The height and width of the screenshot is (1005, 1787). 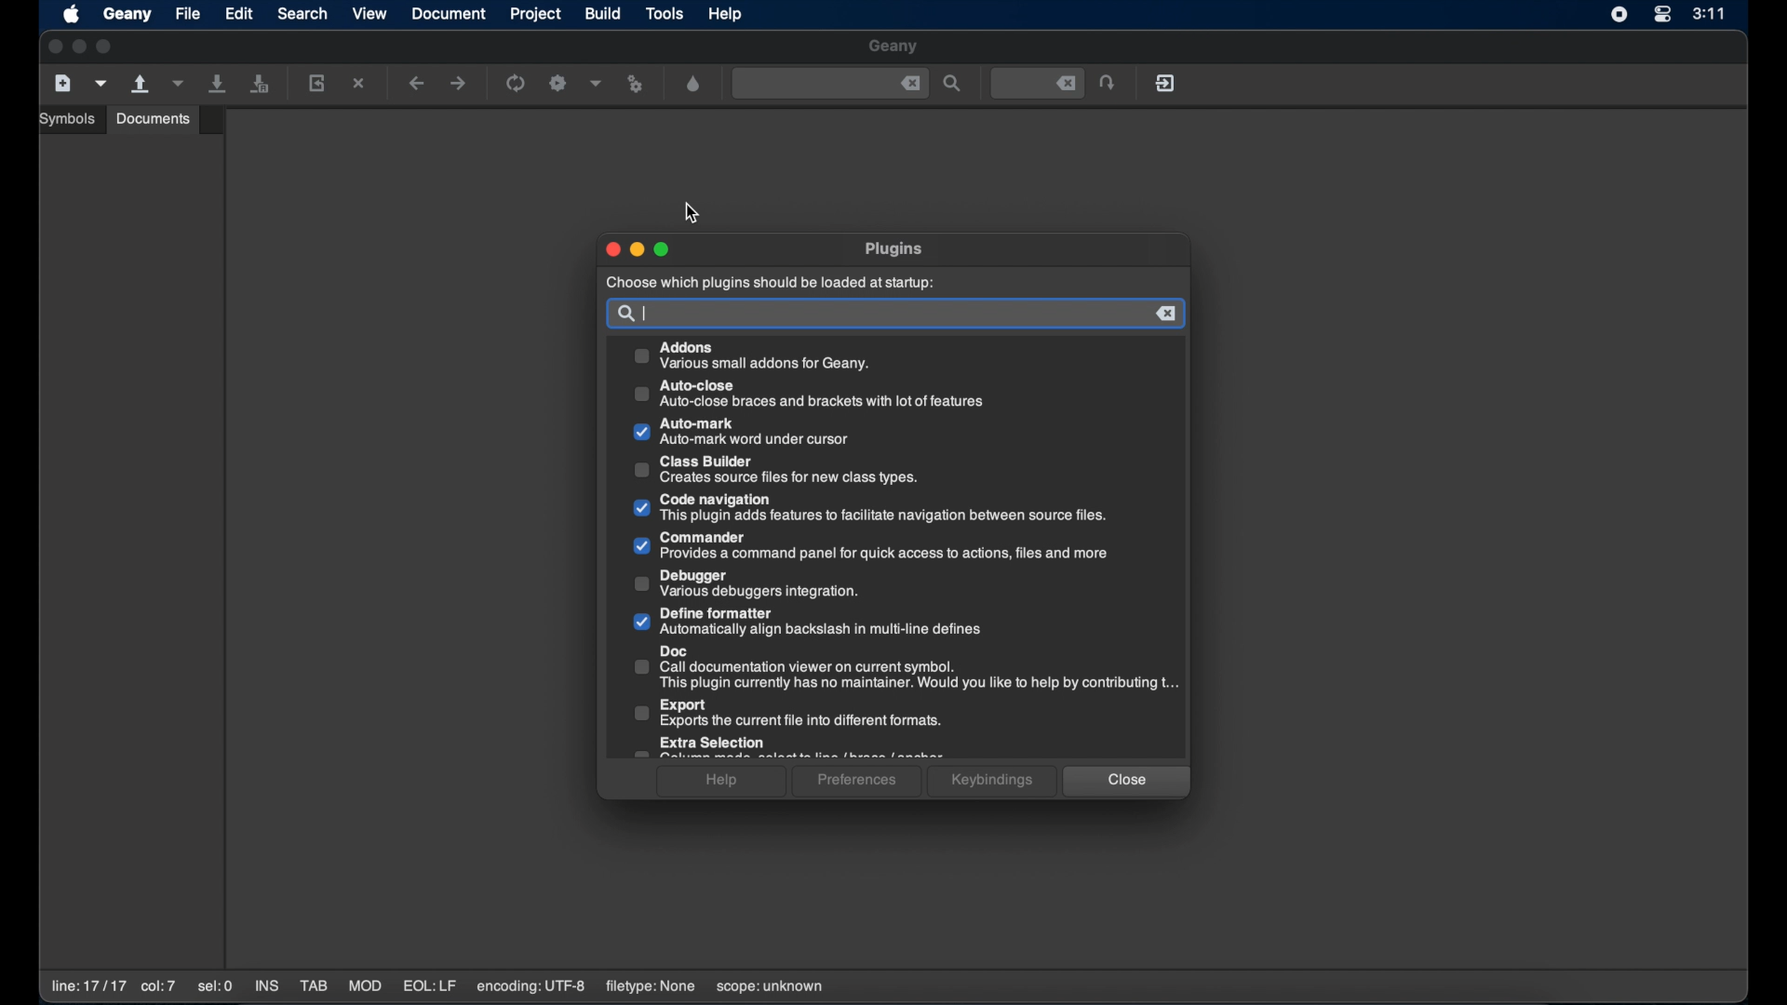 What do you see at coordinates (638, 250) in the screenshot?
I see `minimize` at bounding box center [638, 250].